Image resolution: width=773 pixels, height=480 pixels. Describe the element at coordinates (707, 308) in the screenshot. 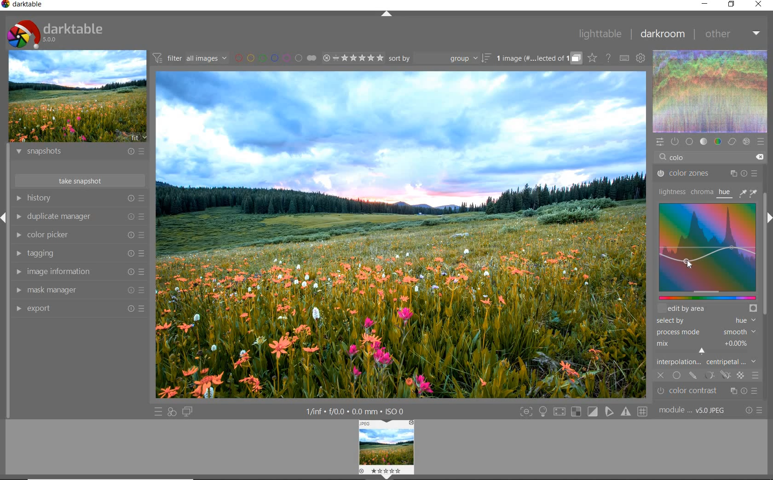

I see `edit by area` at that location.